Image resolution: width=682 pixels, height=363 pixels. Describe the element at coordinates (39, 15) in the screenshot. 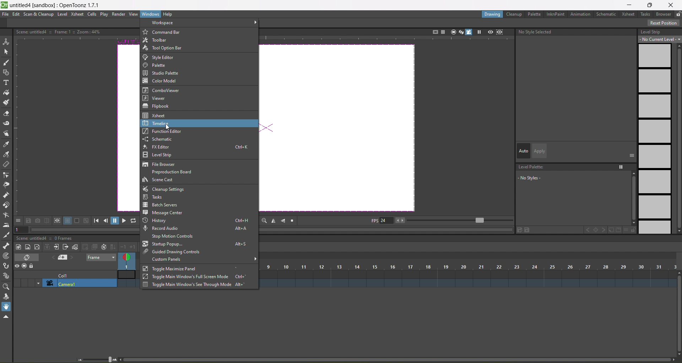

I see `scan & cleanup` at that location.